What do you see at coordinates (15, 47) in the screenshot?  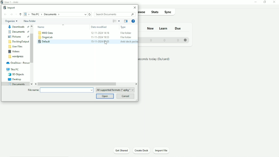 I see `User Files` at bounding box center [15, 47].